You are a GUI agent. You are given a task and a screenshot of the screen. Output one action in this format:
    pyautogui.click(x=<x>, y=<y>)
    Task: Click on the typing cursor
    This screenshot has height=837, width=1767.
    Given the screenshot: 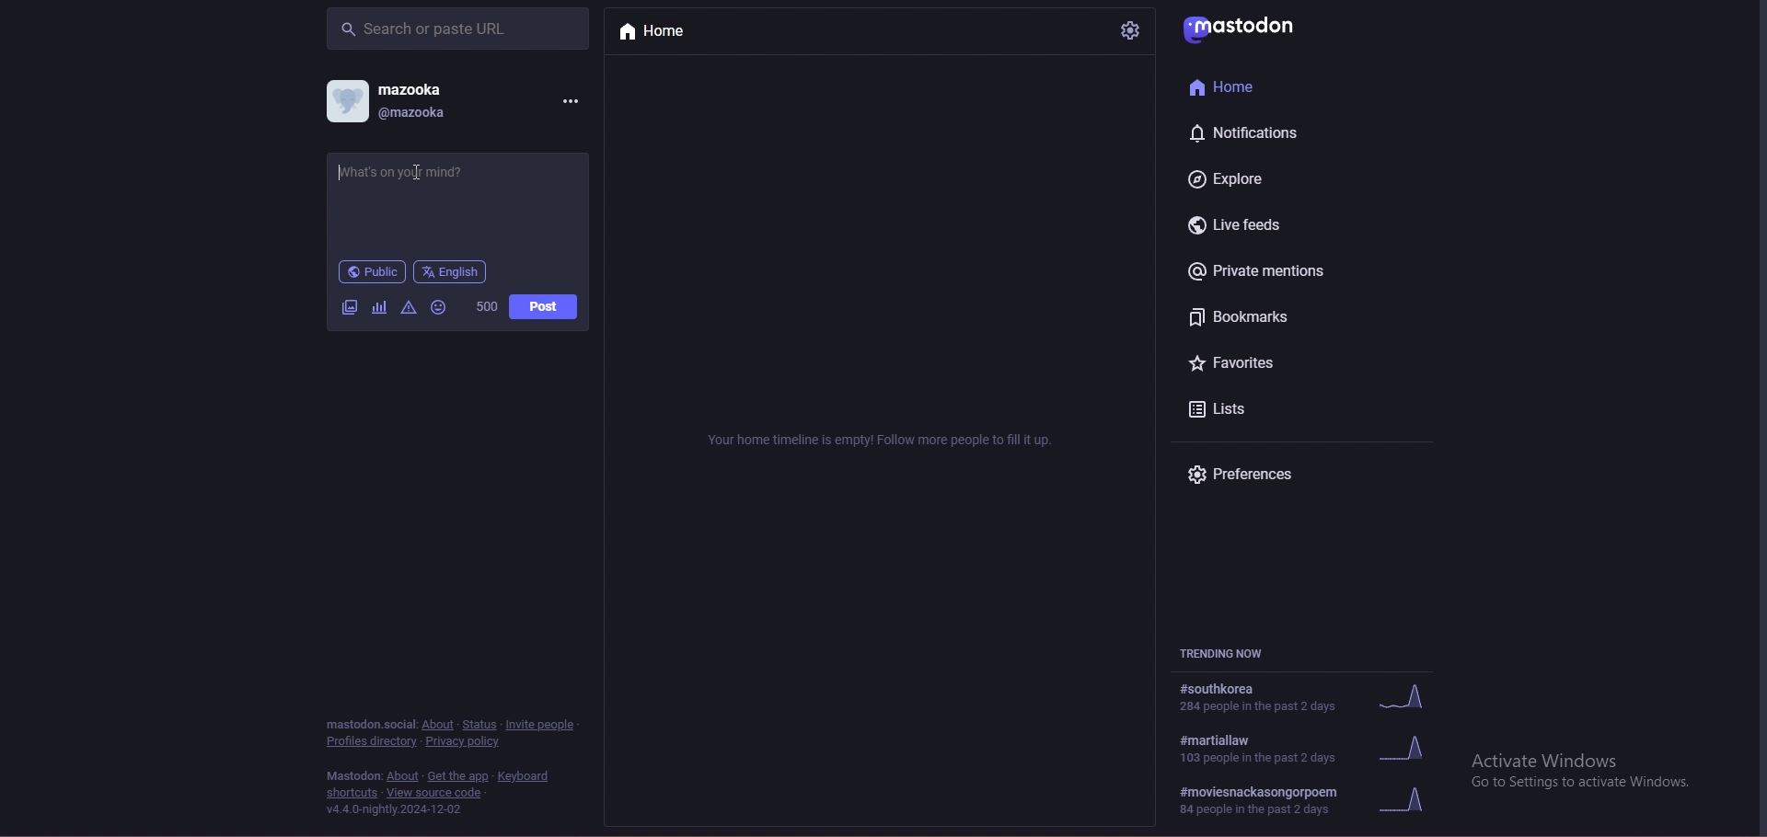 What is the action you would take?
    pyautogui.click(x=342, y=172)
    